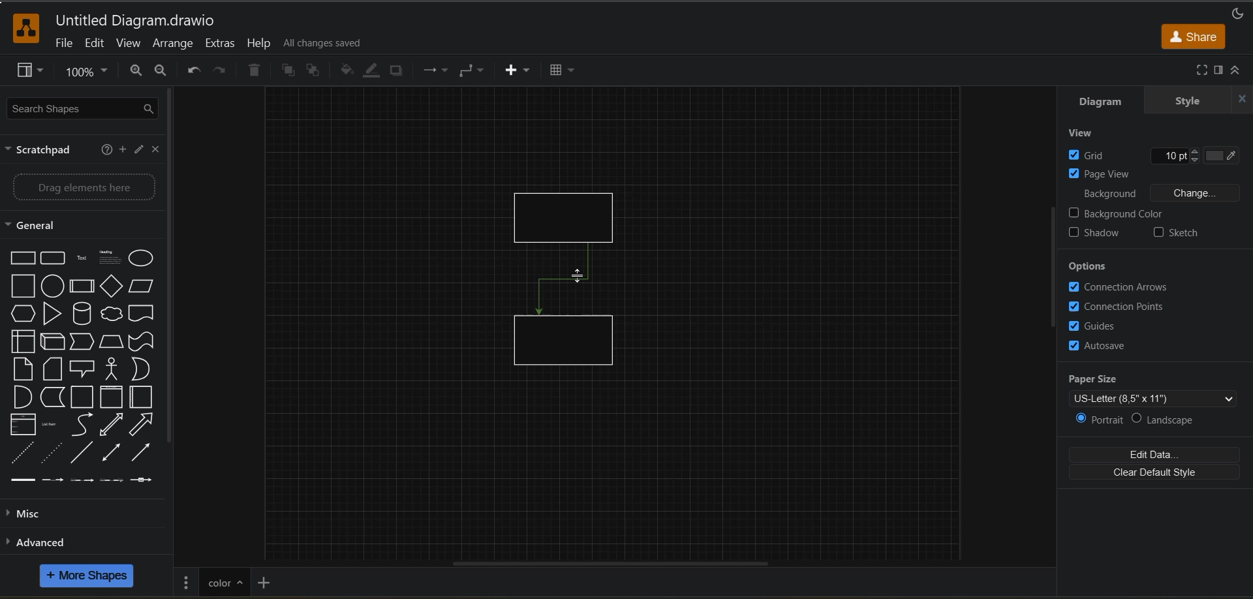 This screenshot has height=599, width=1253. Describe the element at coordinates (83, 286) in the screenshot. I see `Process` at that location.